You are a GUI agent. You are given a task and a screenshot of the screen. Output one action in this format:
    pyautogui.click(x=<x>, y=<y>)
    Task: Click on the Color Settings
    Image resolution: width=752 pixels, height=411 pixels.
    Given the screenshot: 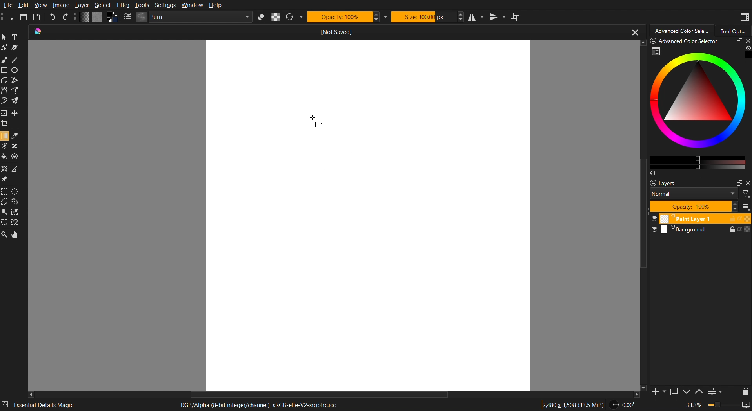 What is the action you would take?
    pyautogui.click(x=97, y=18)
    